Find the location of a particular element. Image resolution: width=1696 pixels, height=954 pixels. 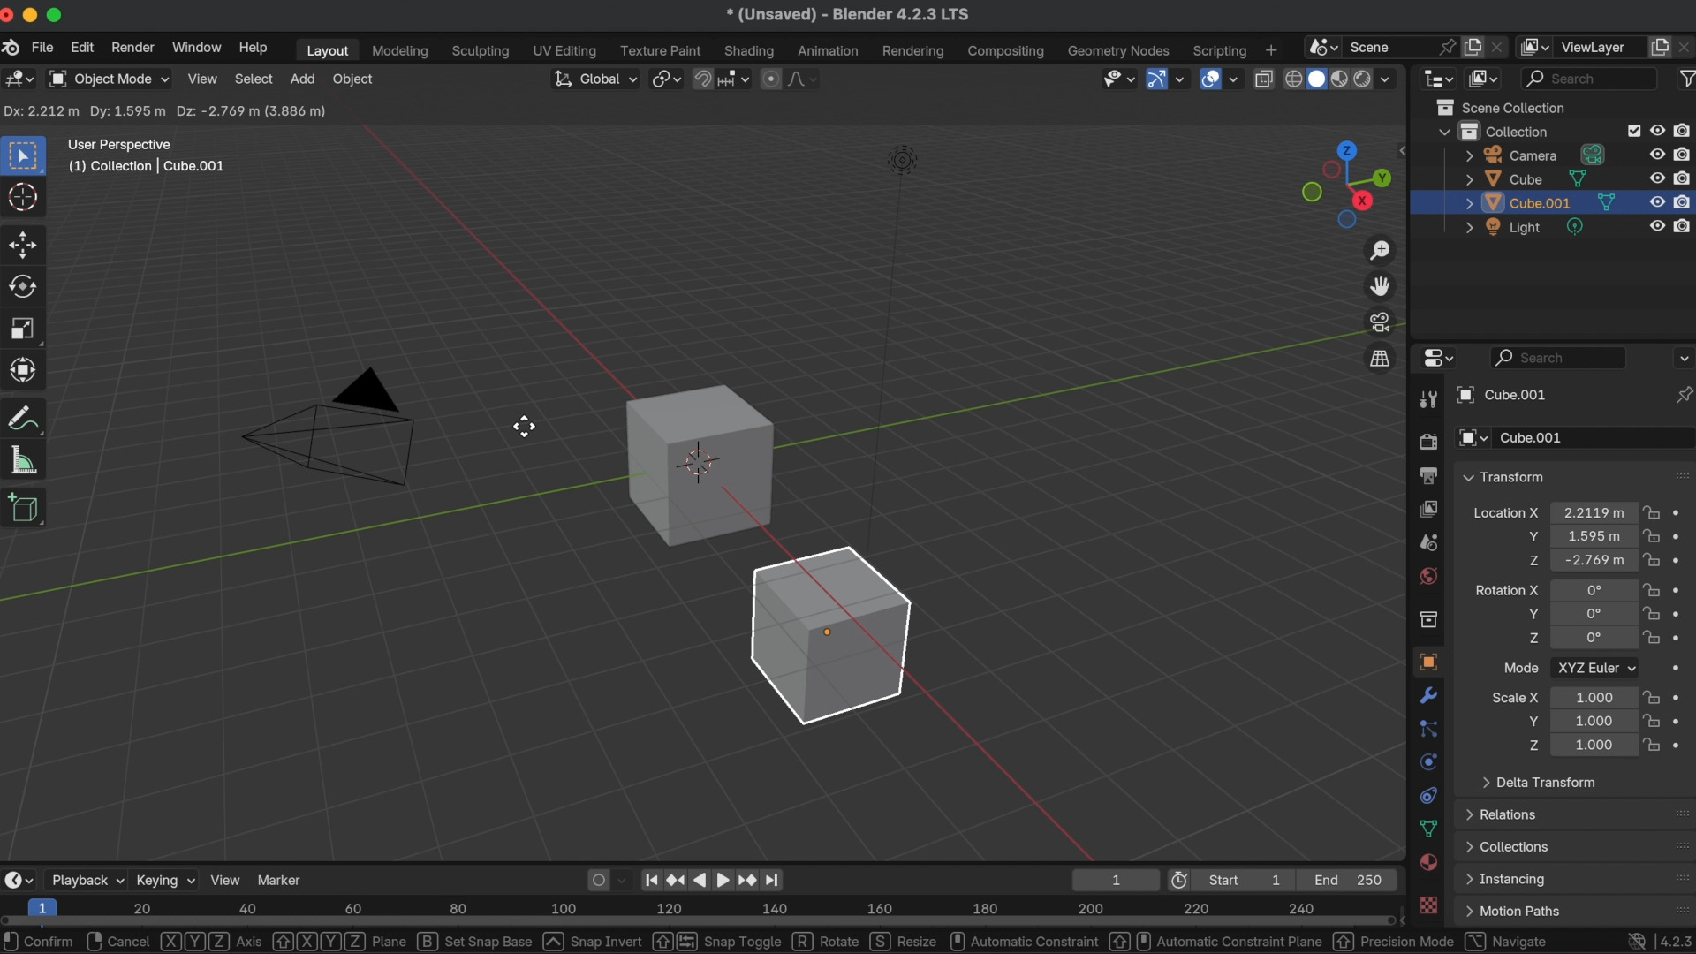

hide in viewport is located at coordinates (1657, 128).